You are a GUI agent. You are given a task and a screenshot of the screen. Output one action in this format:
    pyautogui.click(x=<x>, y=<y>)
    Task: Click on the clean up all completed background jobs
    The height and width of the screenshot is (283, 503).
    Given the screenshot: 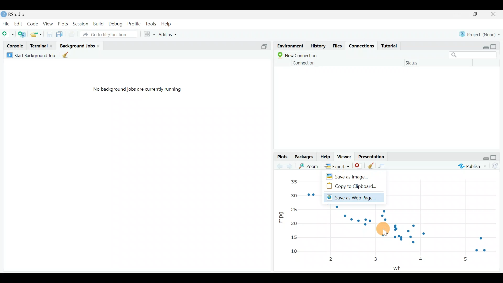 What is the action you would take?
    pyautogui.click(x=69, y=56)
    